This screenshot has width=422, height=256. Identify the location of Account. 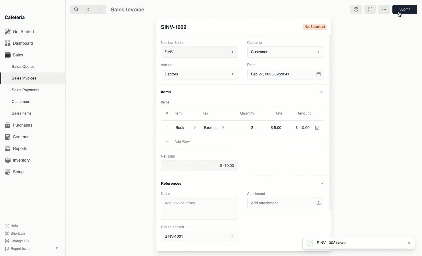
(169, 65).